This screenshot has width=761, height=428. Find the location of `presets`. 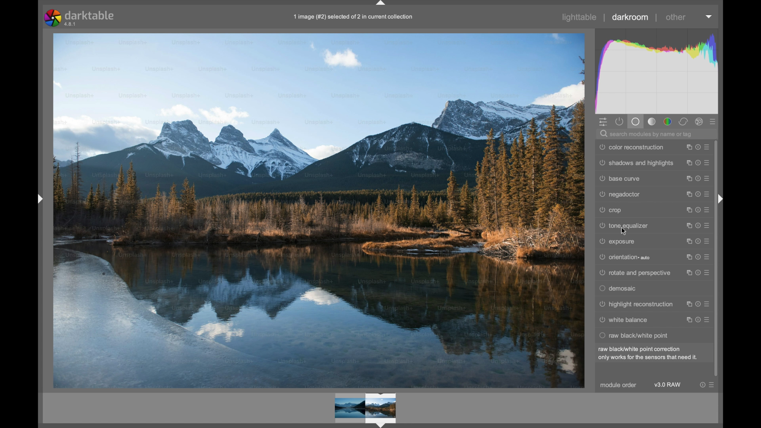

presets is located at coordinates (714, 122).